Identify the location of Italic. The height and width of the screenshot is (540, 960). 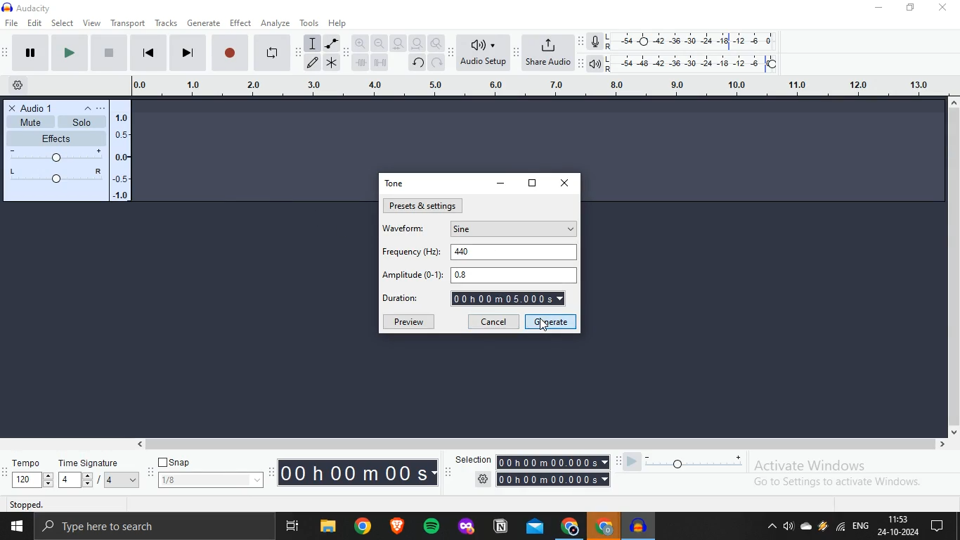
(332, 43).